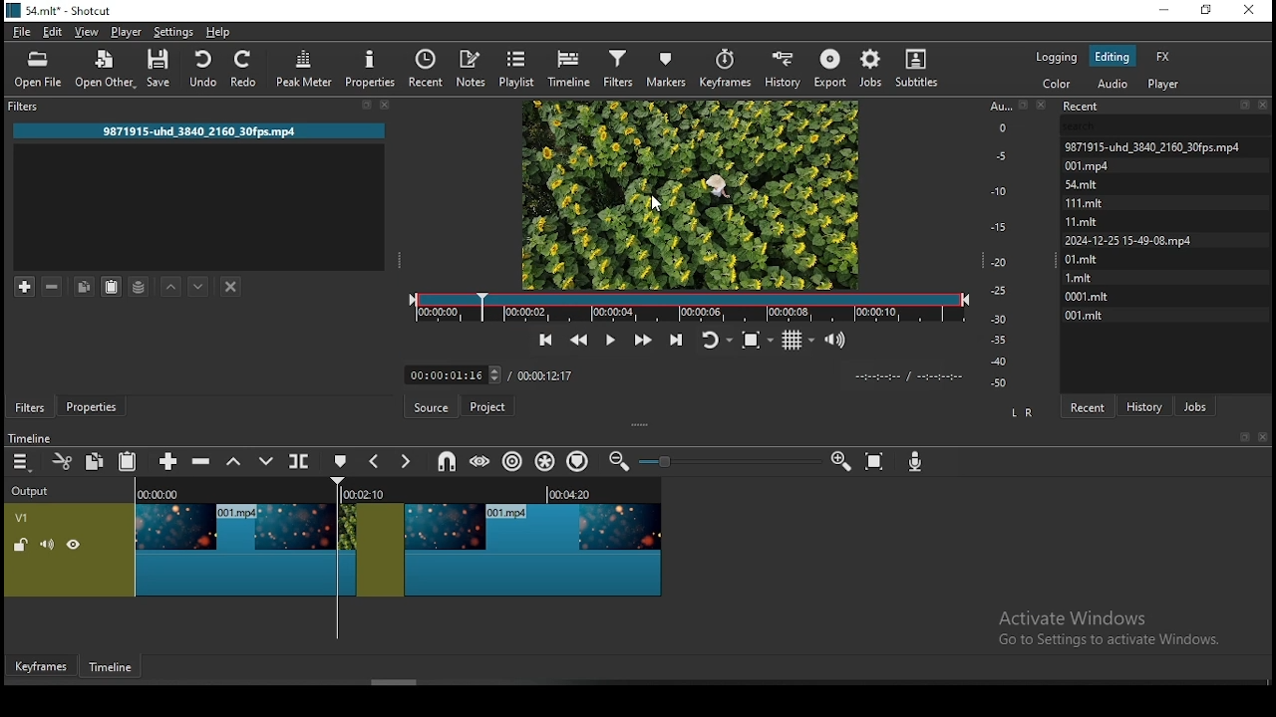 This screenshot has width=1276, height=717. What do you see at coordinates (127, 32) in the screenshot?
I see `player` at bounding box center [127, 32].